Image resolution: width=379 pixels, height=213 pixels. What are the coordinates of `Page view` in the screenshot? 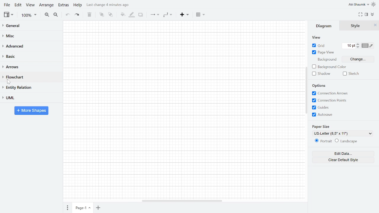 It's located at (323, 52).